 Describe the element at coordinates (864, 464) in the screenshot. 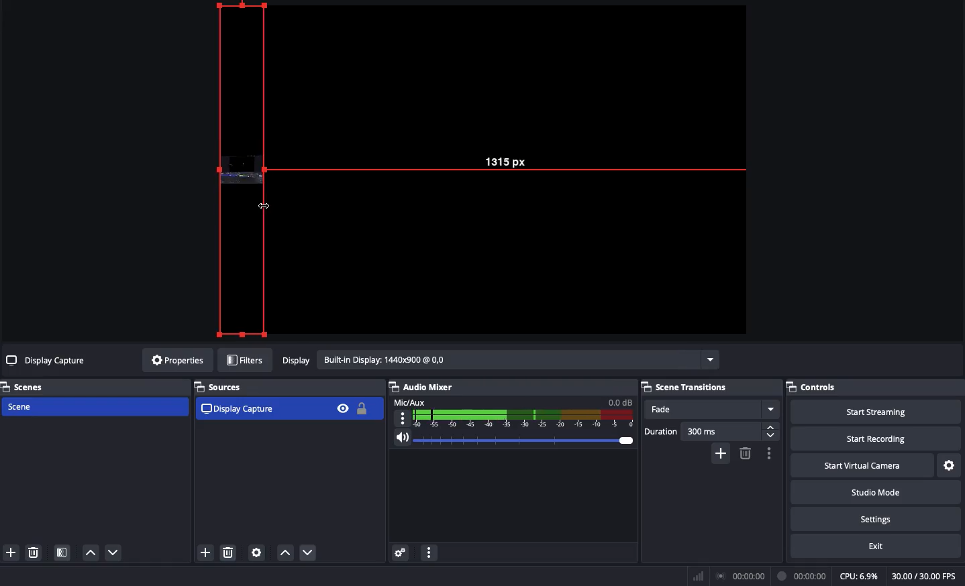

I see `Start virtual camera` at that location.